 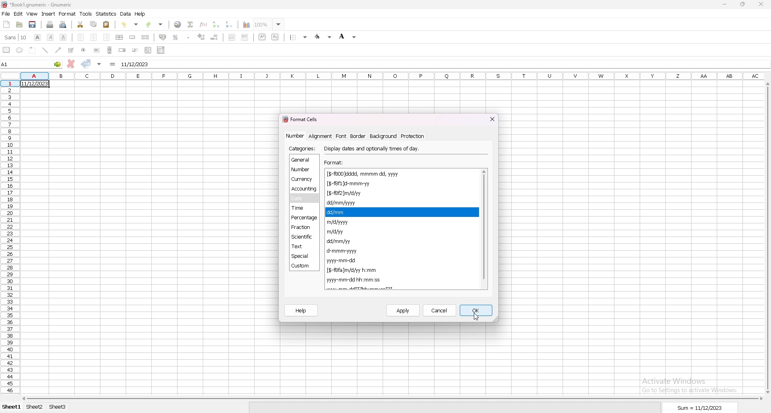 I want to click on sheet 3, so click(x=57, y=407).